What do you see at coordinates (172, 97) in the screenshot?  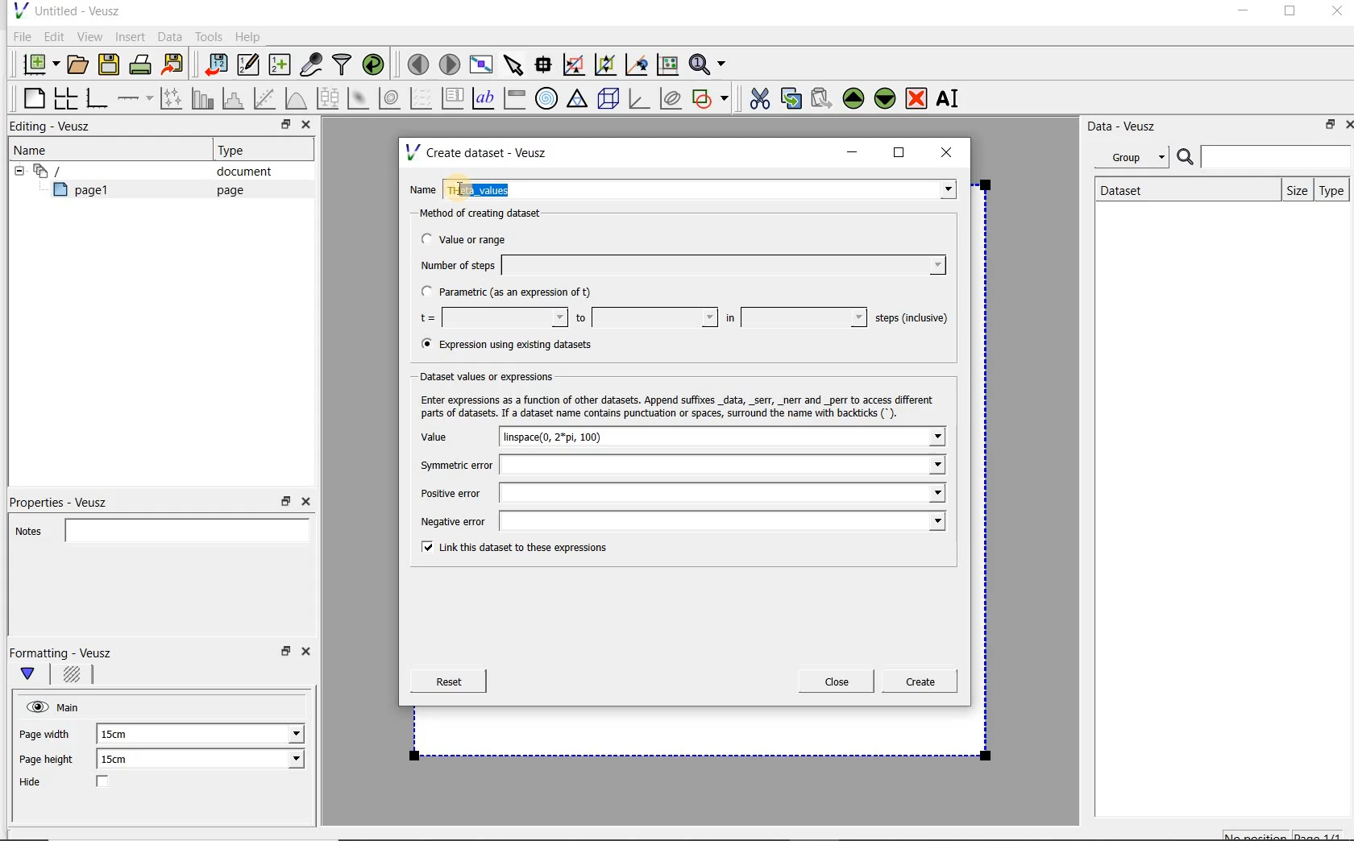 I see `Plot points with lines and error bars` at bounding box center [172, 97].